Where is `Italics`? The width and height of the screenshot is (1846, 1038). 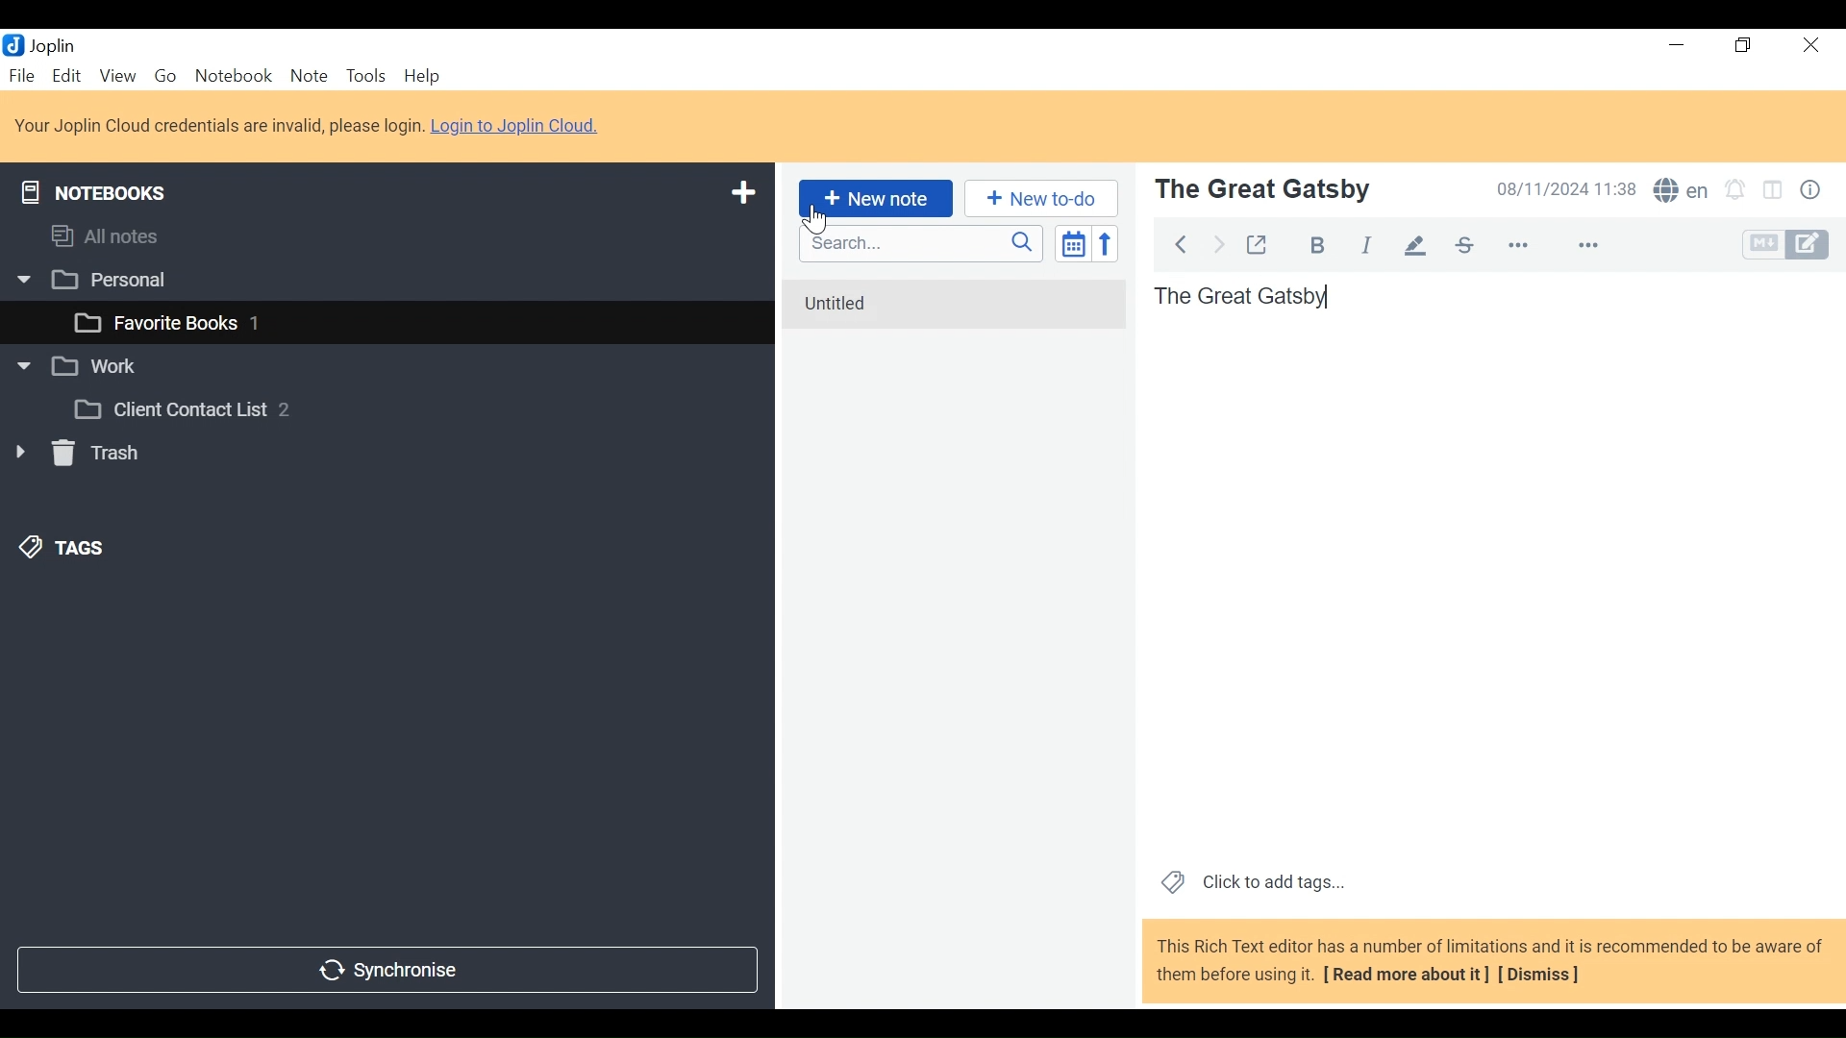 Italics is located at coordinates (1365, 246).